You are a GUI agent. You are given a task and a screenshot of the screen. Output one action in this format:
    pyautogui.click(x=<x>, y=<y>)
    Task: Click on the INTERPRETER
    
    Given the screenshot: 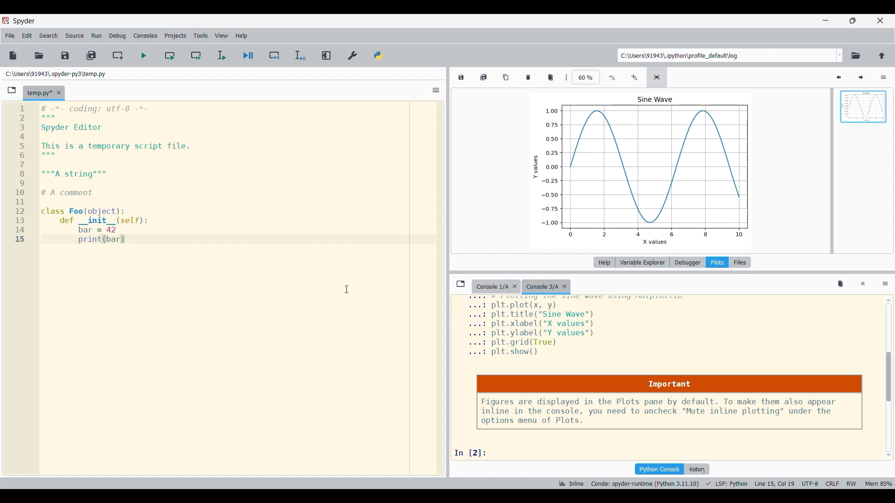 What is the action you would take?
    pyautogui.click(x=645, y=483)
    